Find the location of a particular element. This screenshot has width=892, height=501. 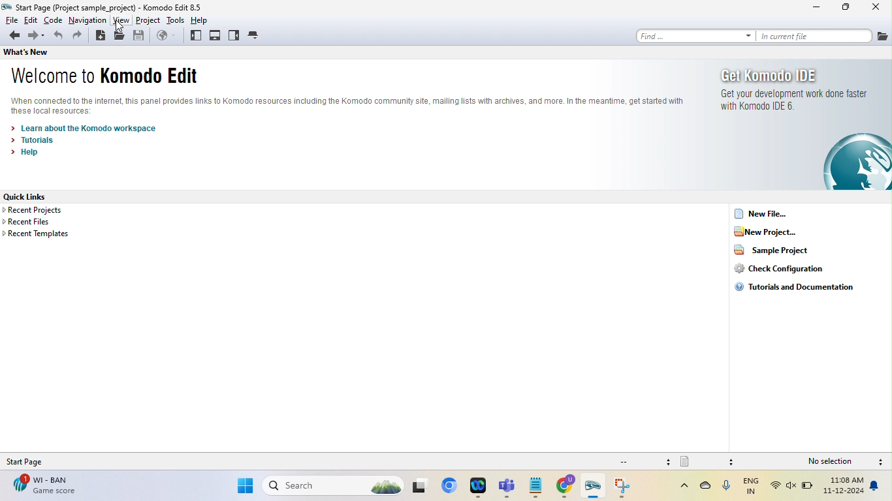

start page is located at coordinates (34, 461).